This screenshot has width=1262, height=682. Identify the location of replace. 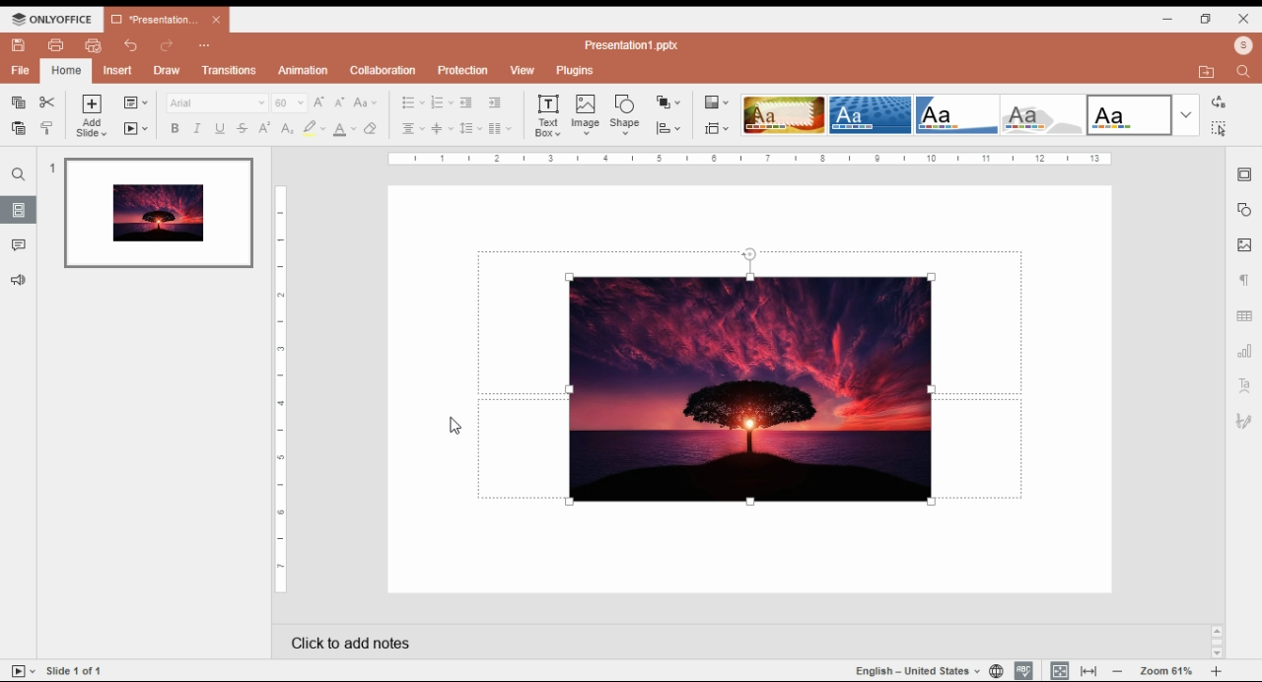
(1218, 102).